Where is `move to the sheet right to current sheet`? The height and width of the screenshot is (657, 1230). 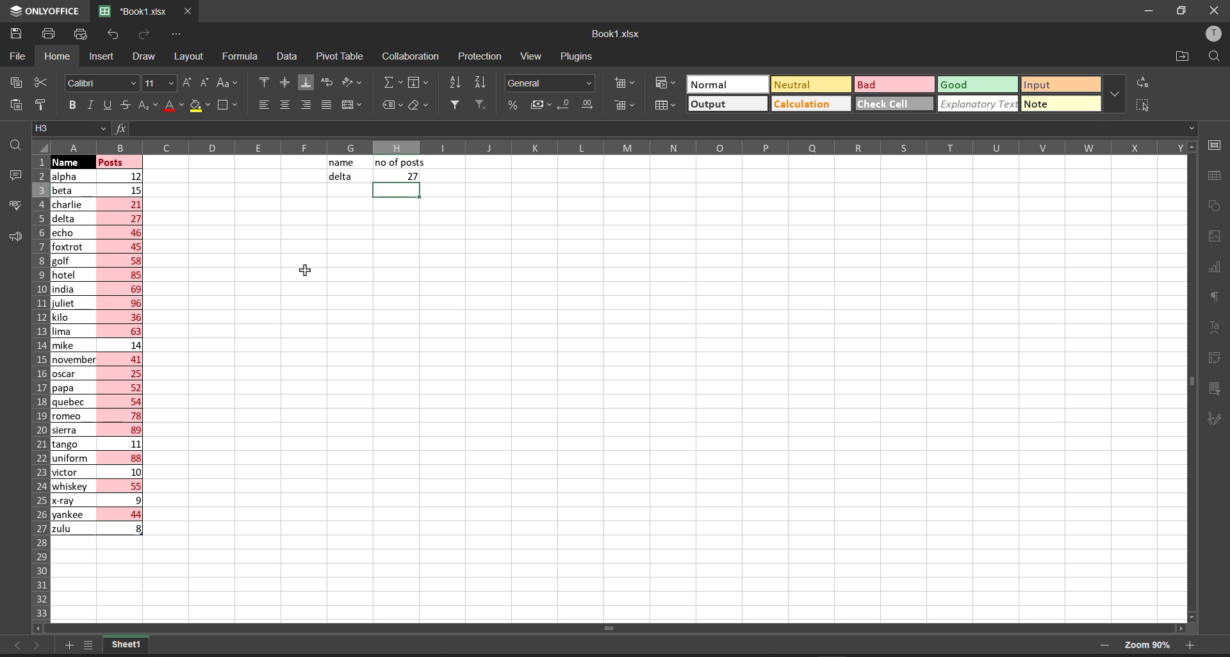 move to the sheet right to current sheet is located at coordinates (39, 648).